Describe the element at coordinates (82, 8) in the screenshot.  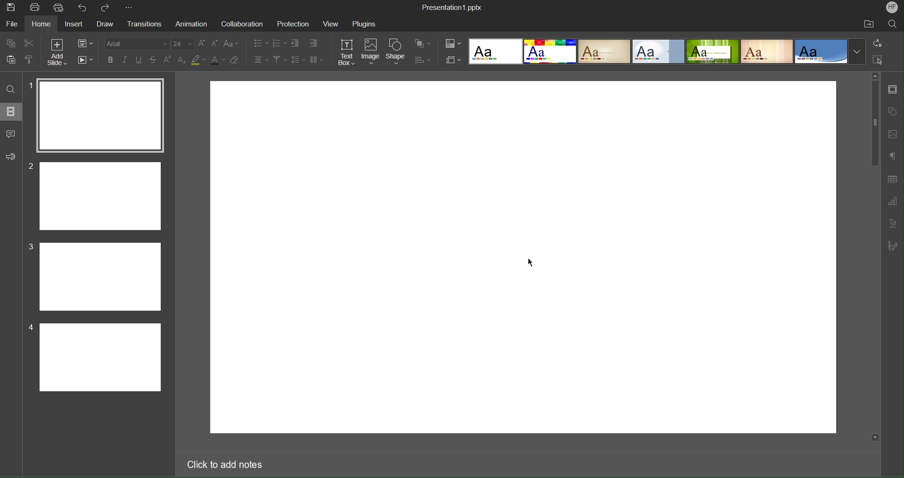
I see `Undo` at that location.